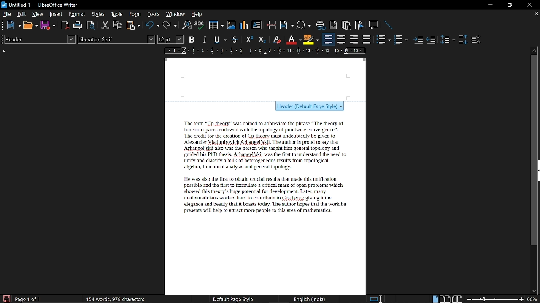 This screenshot has width=540, height=303. What do you see at coordinates (305, 25) in the screenshot?
I see `Insert symbol` at bounding box center [305, 25].